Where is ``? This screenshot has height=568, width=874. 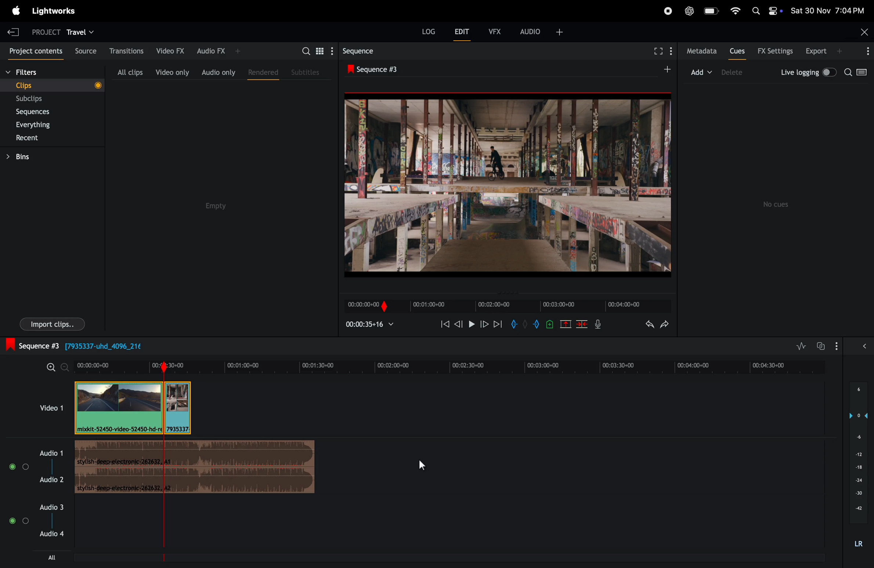  is located at coordinates (550, 324).